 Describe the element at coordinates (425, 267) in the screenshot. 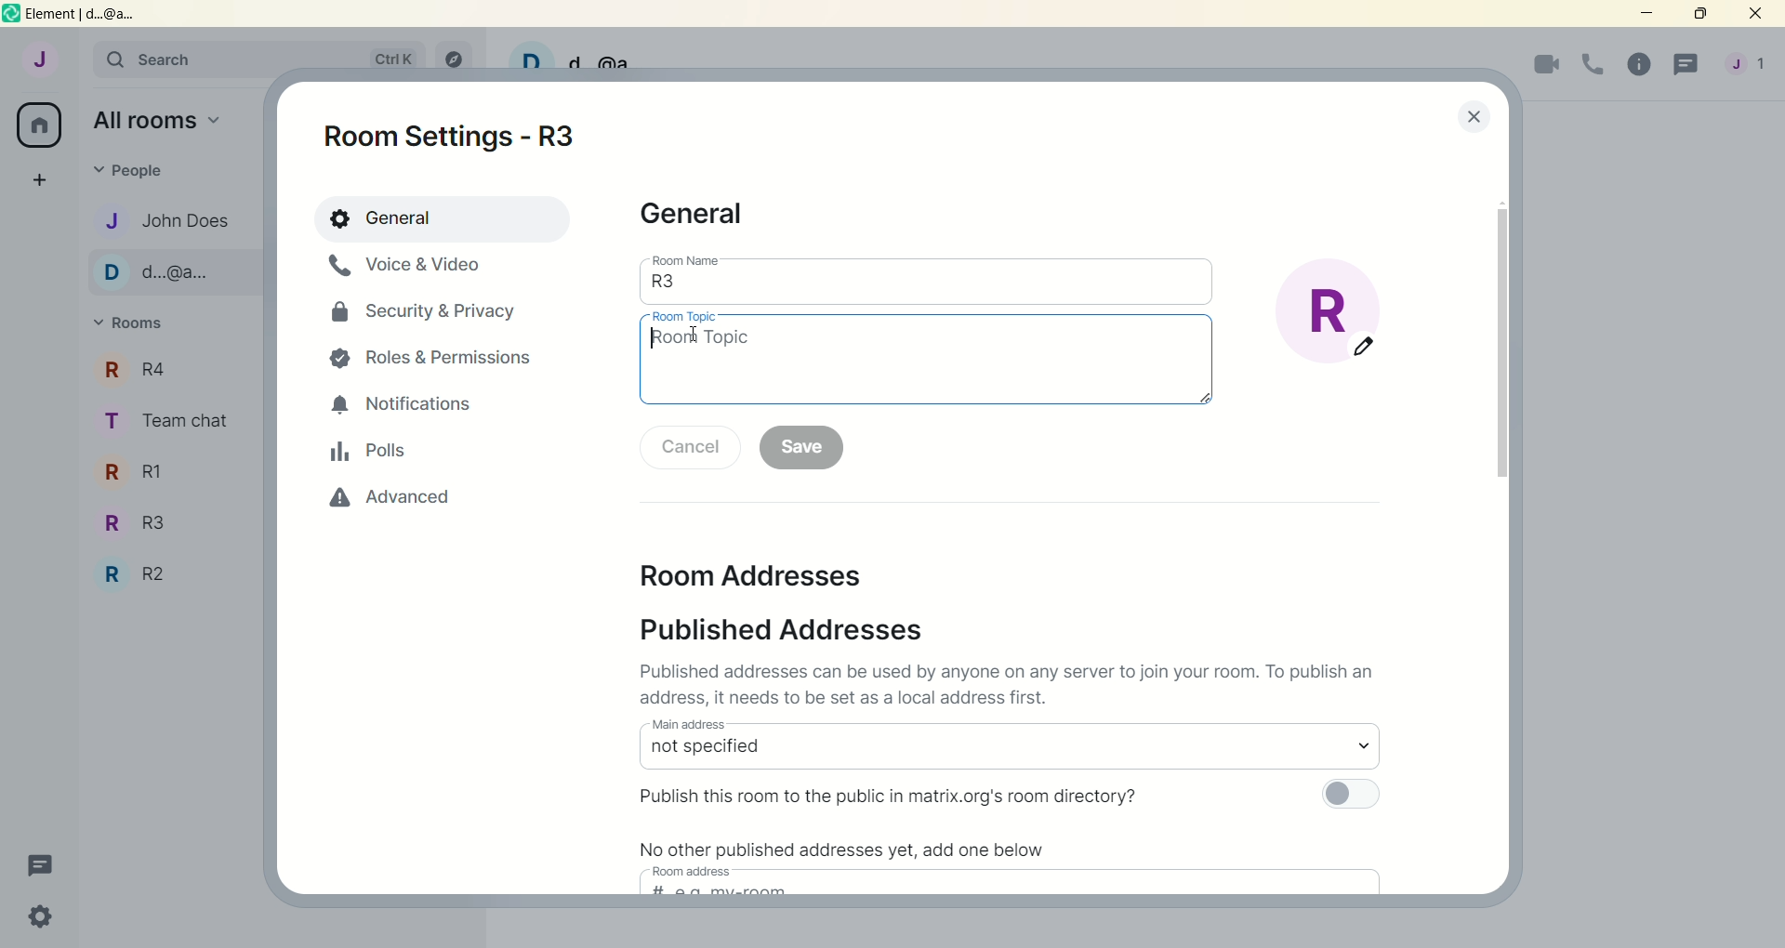

I see `voice and video` at that location.